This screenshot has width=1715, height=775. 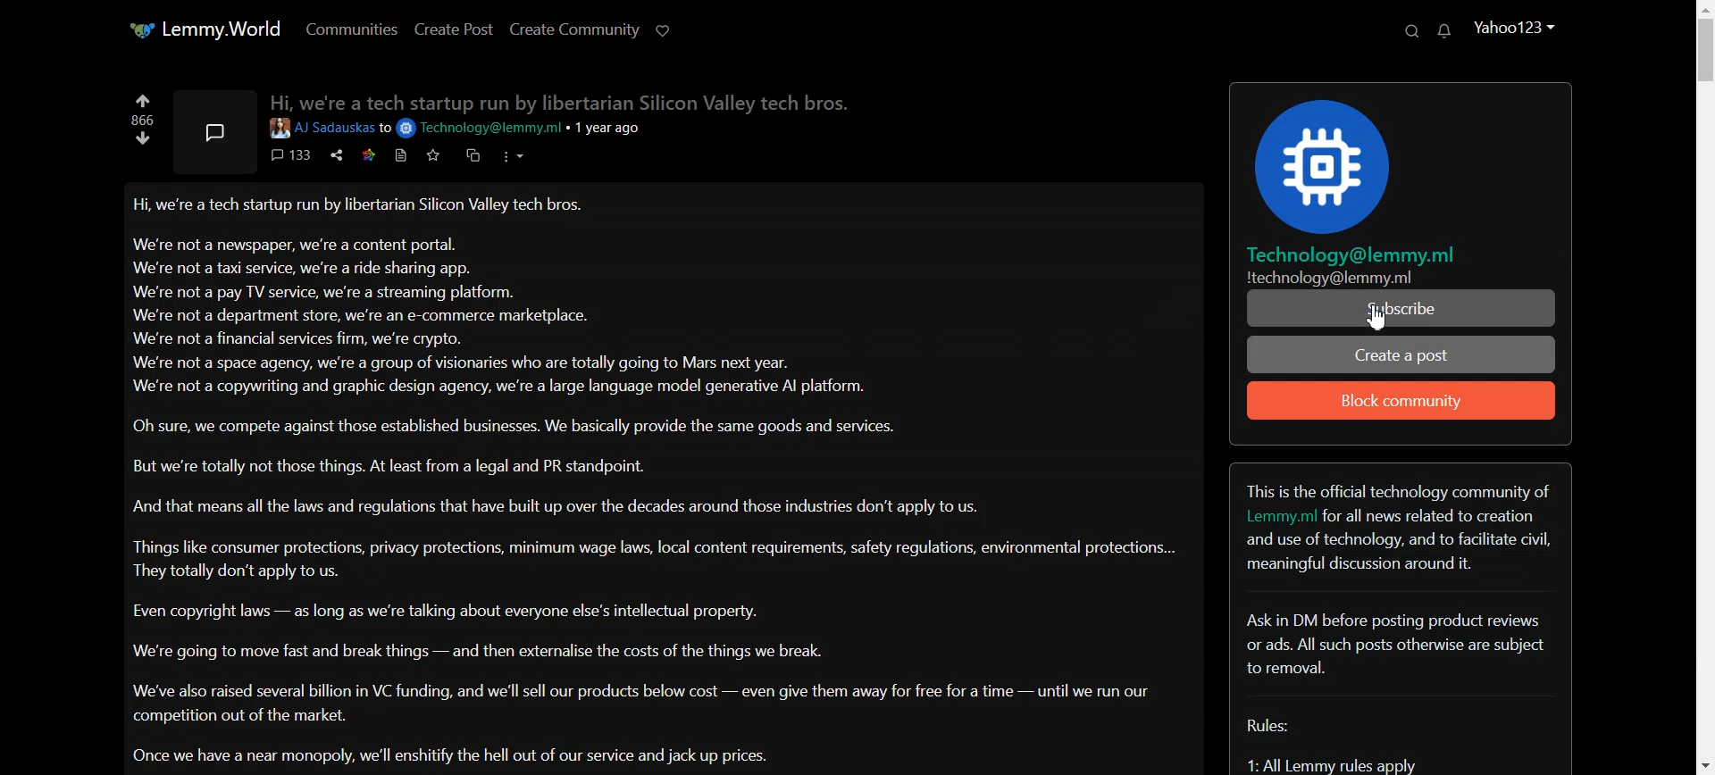 I want to click on 1 year ago, so click(x=615, y=129).